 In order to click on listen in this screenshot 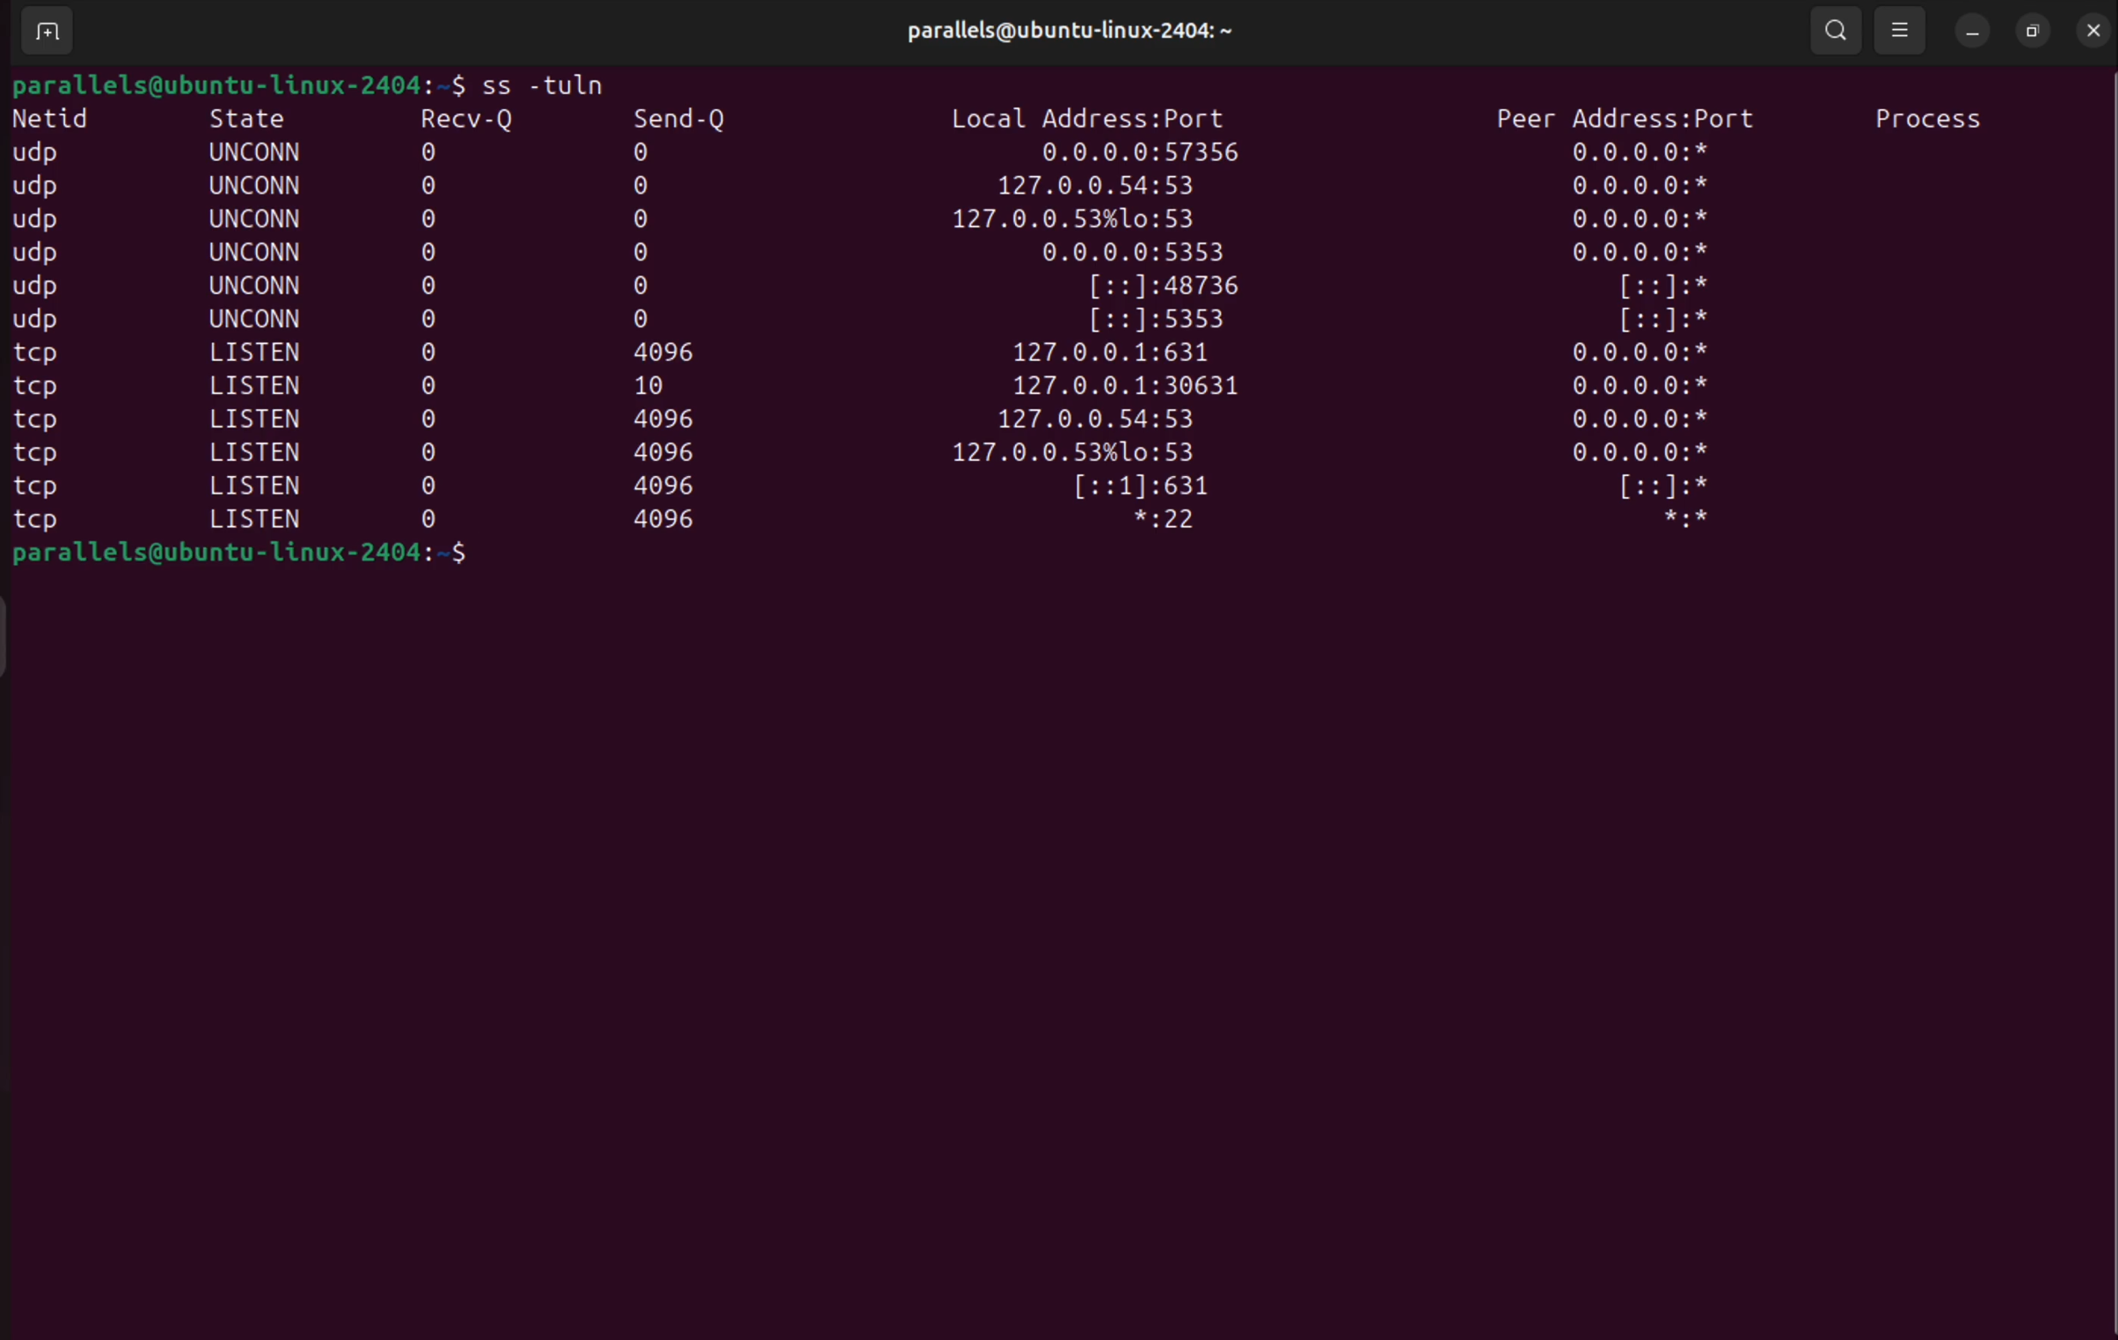, I will do `click(259, 419)`.